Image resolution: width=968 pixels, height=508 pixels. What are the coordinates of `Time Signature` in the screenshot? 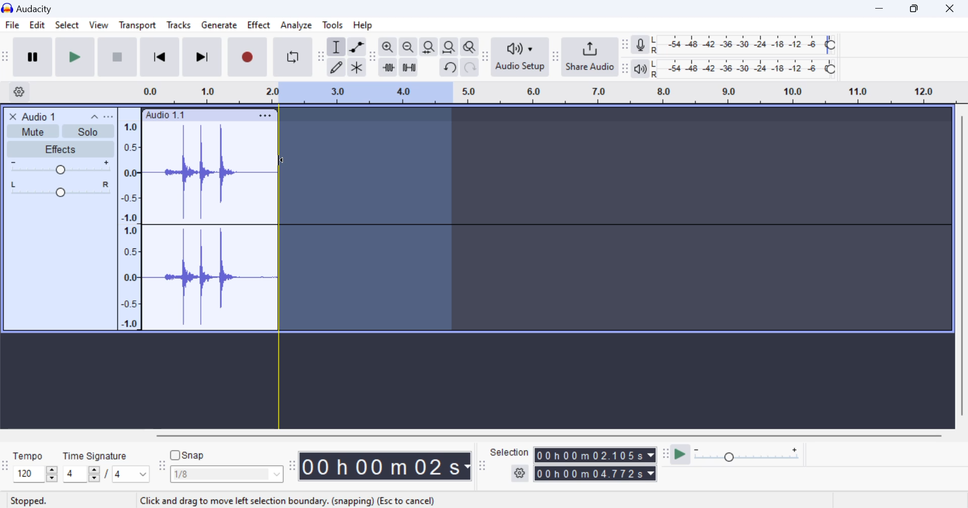 It's located at (96, 454).